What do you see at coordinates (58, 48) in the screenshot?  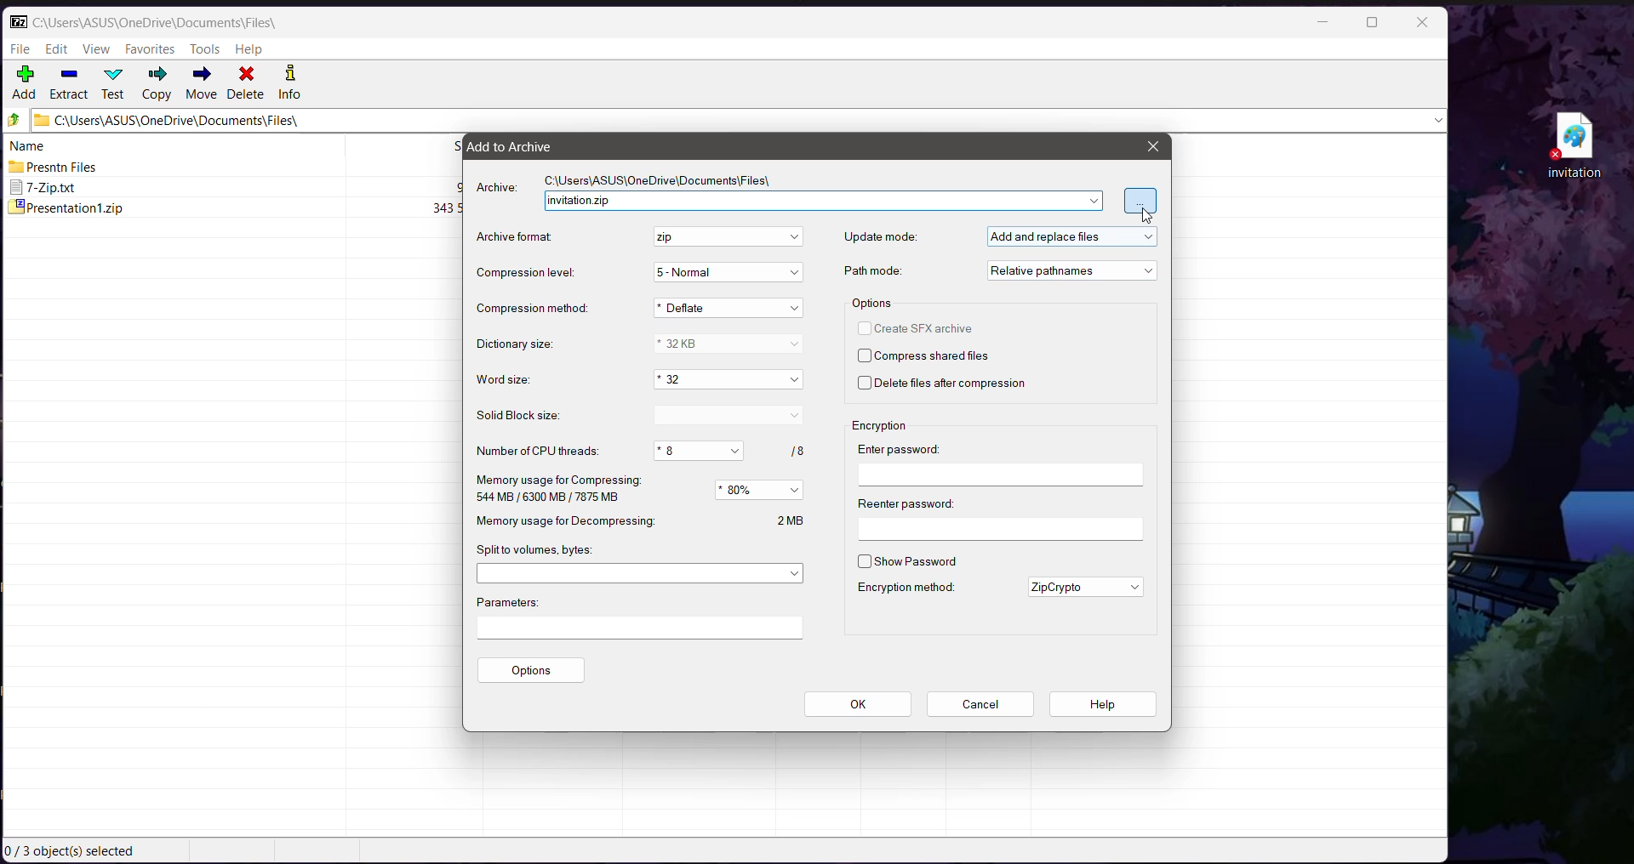 I see `Edit` at bounding box center [58, 48].